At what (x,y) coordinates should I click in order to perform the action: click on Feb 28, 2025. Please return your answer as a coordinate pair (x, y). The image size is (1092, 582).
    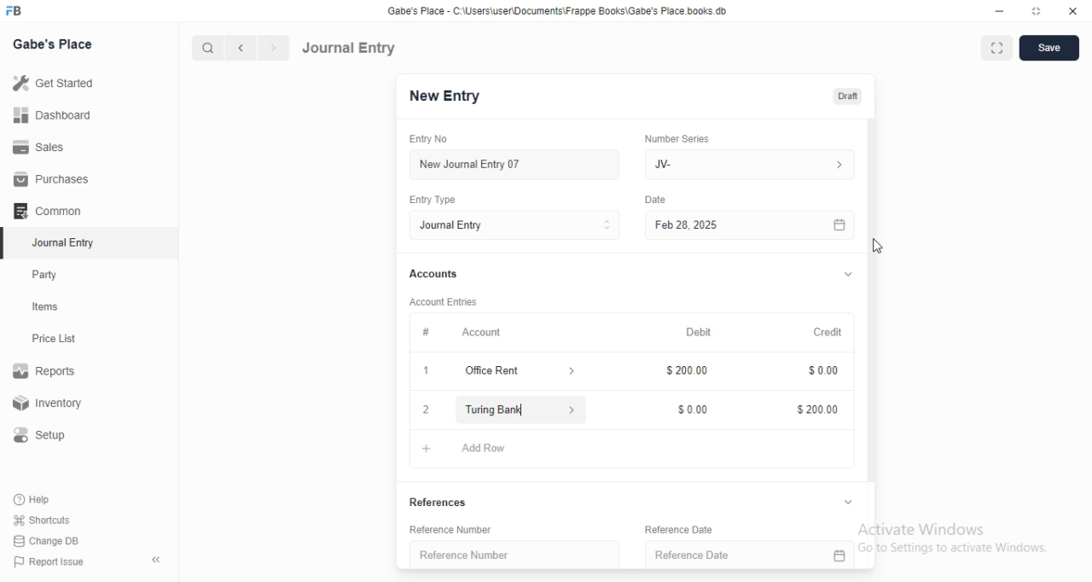
    Looking at the image, I should click on (751, 226).